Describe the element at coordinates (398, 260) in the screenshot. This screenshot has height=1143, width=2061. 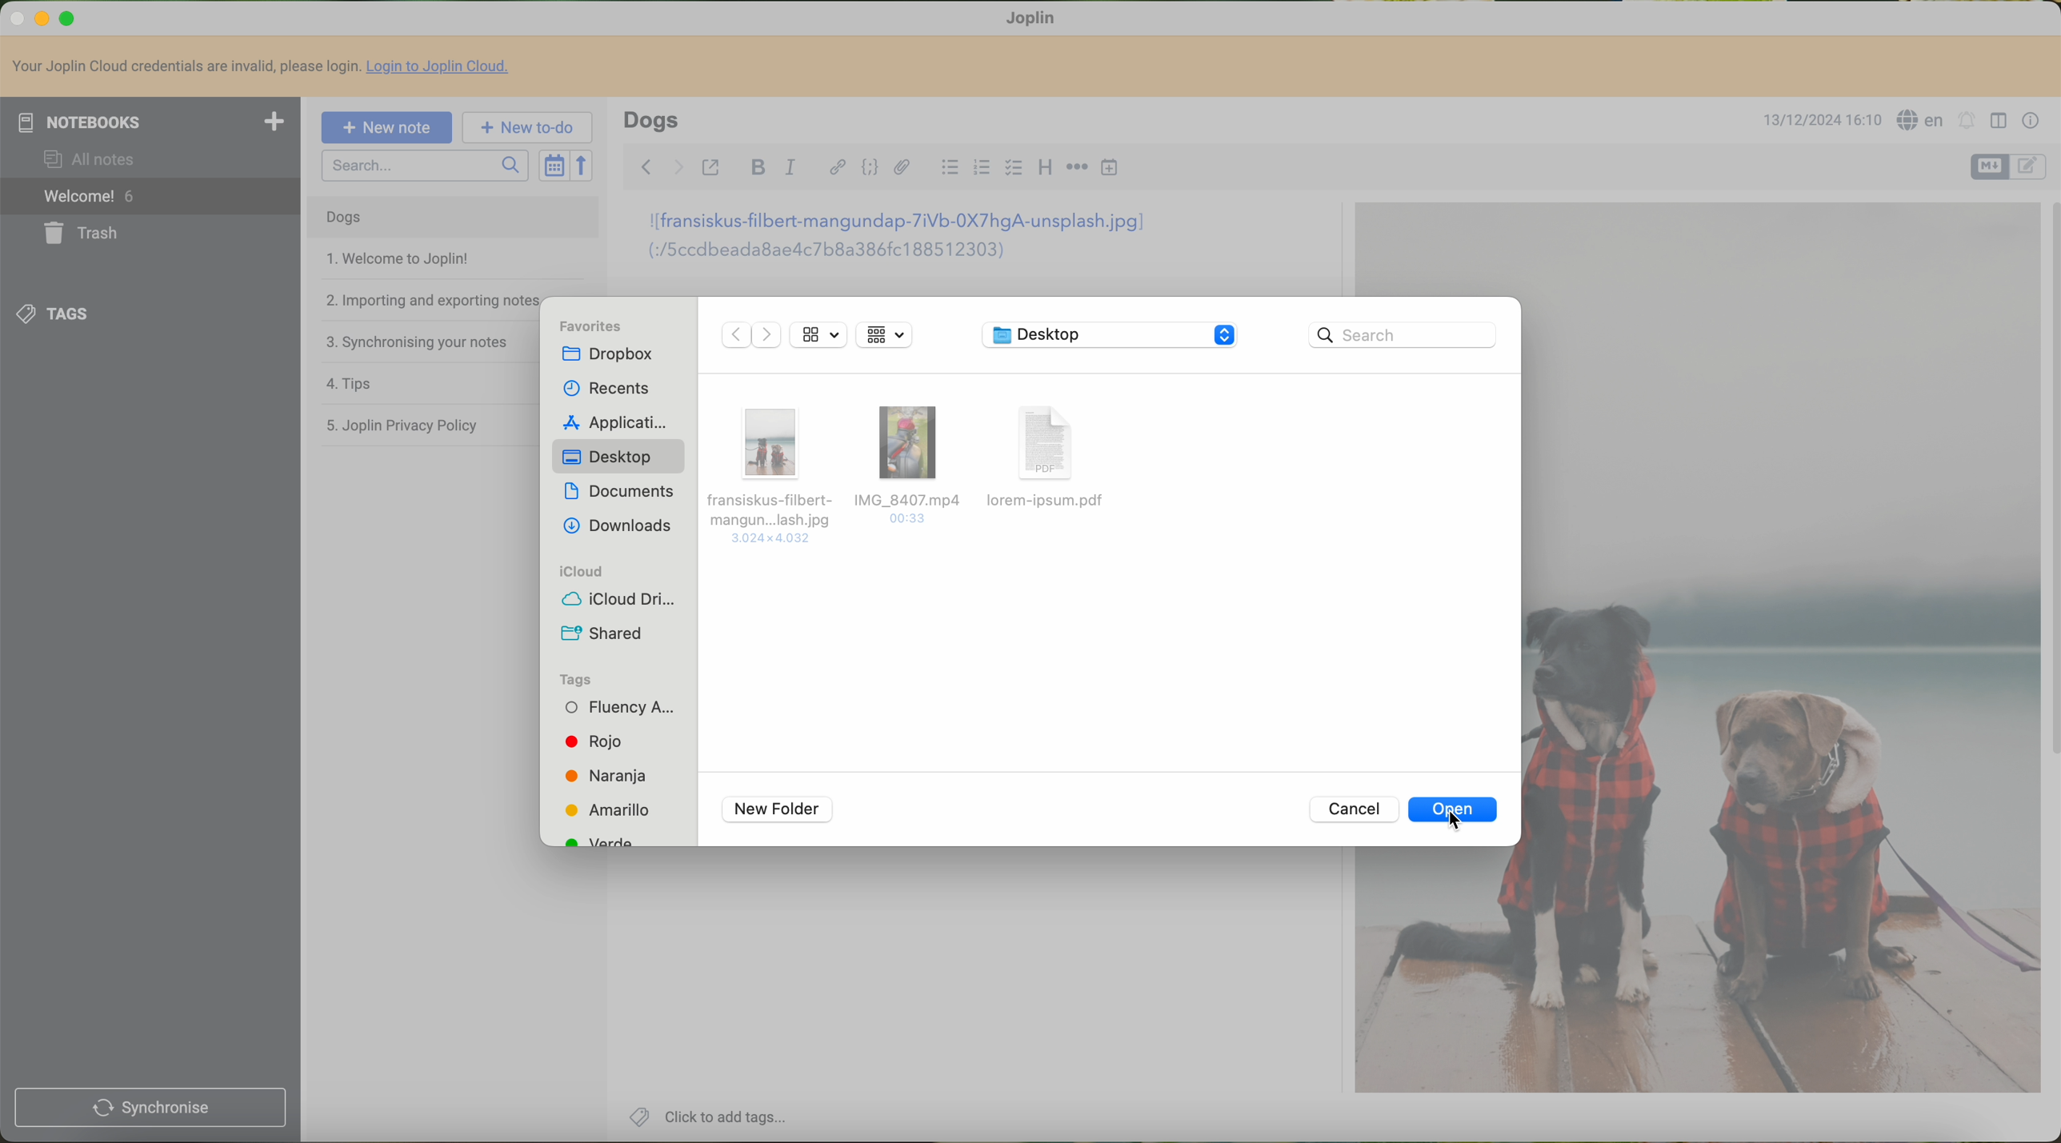
I see `welcome note` at that location.